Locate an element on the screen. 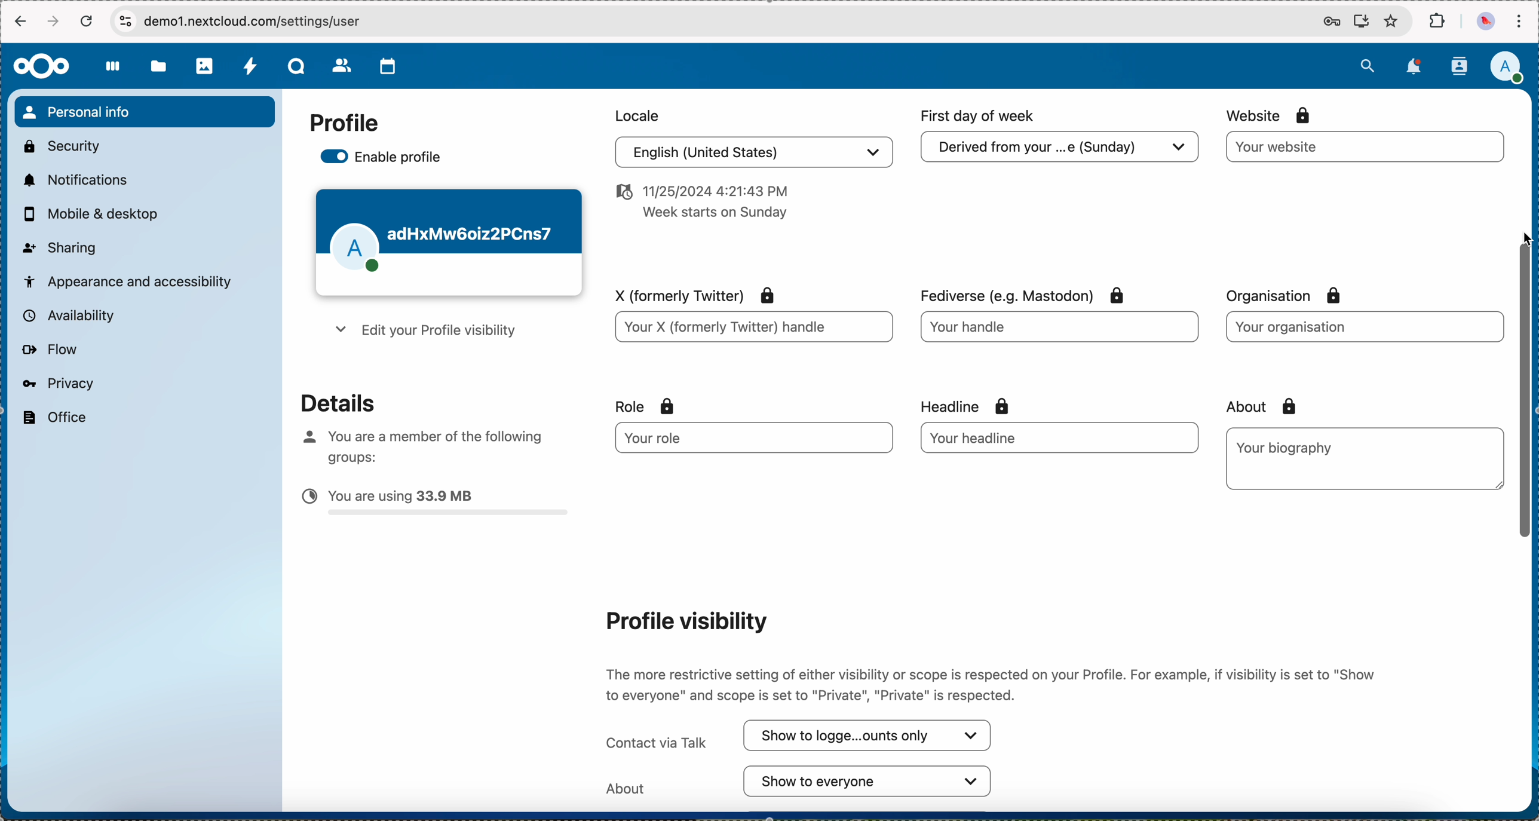  office is located at coordinates (53, 418).